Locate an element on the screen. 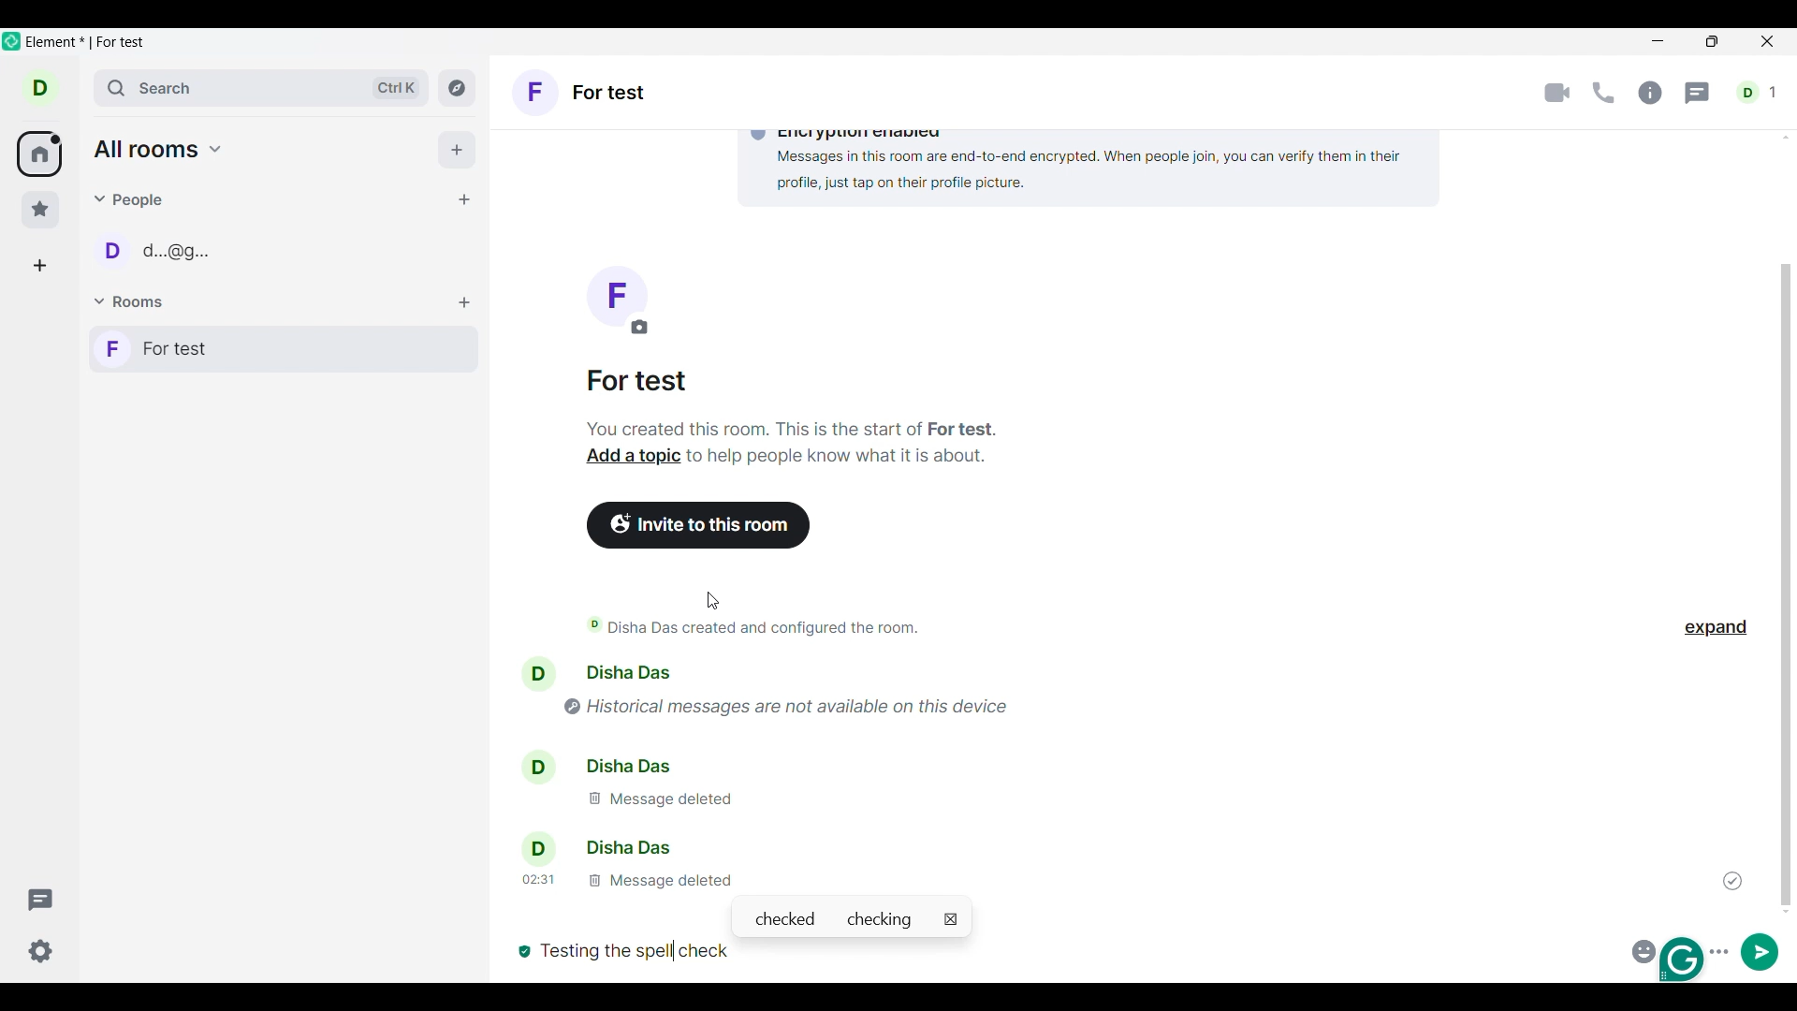 Image resolution: width=1797 pixels, height=1011 pixels. Software logo is located at coordinates (12, 40).